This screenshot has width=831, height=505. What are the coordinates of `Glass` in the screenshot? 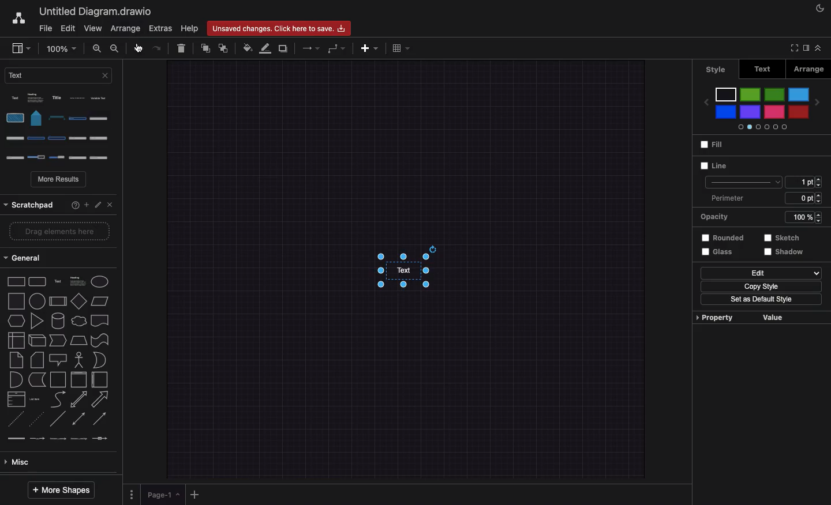 It's located at (715, 251).